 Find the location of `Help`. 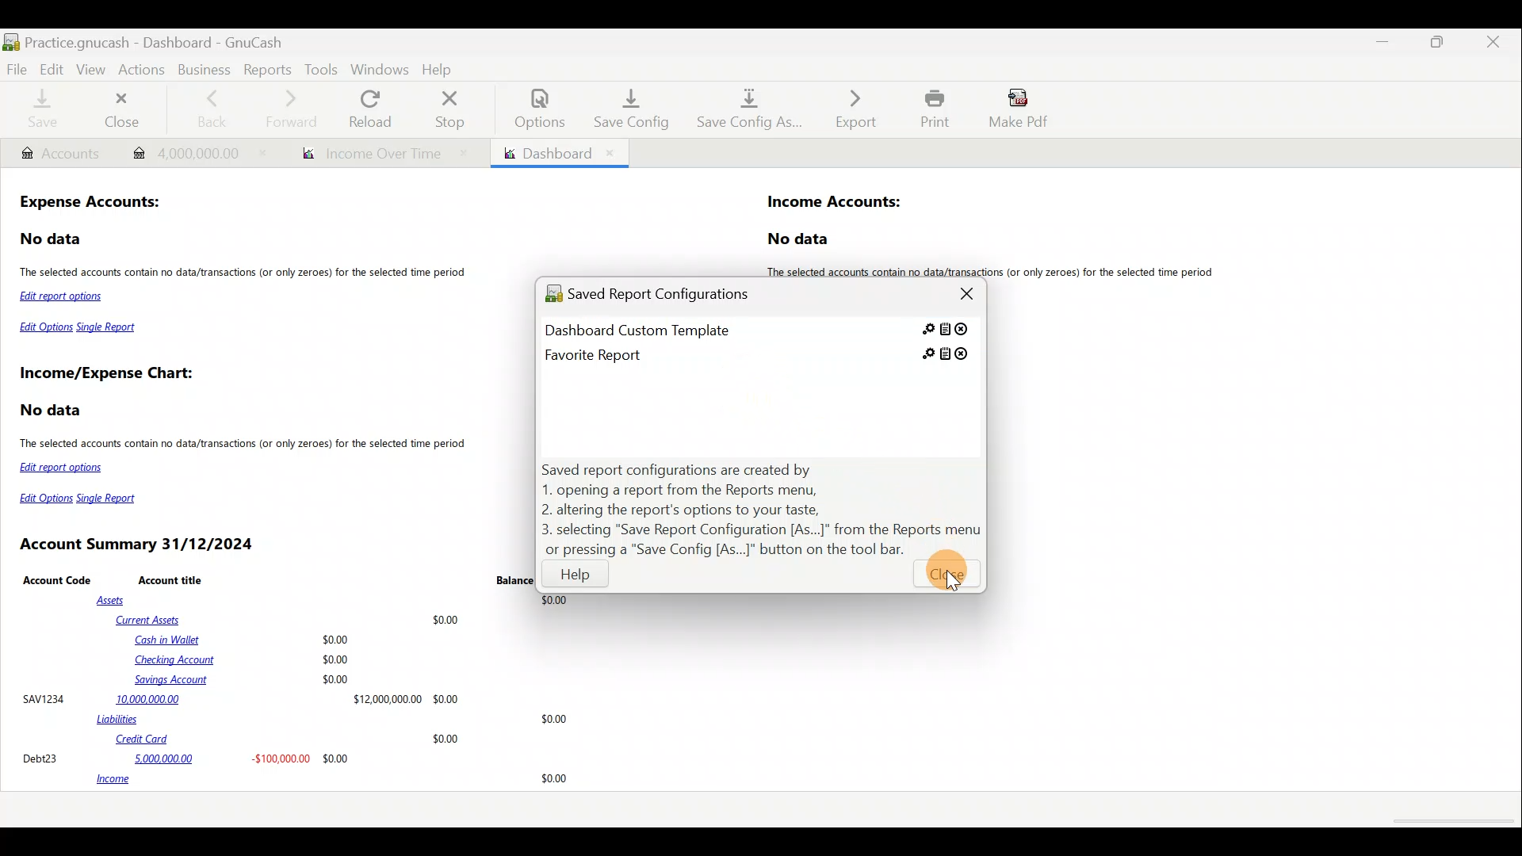

Help is located at coordinates (441, 67).